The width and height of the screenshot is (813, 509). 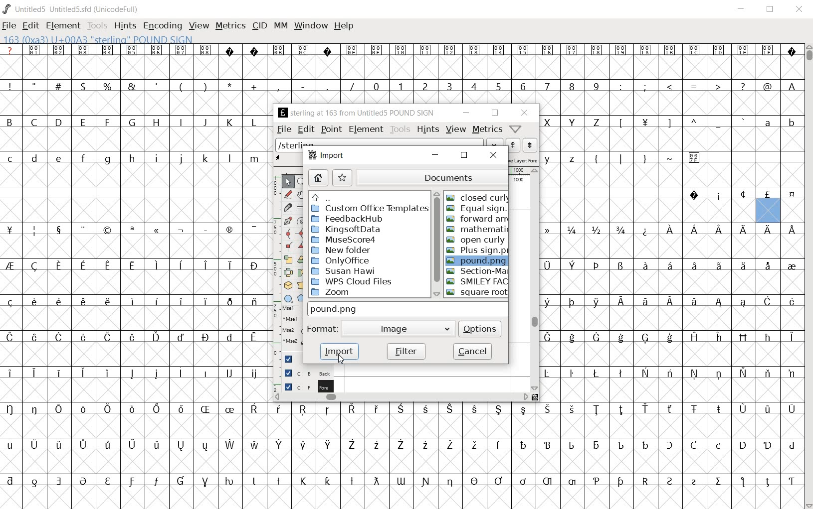 I want to click on -, so click(x=303, y=86).